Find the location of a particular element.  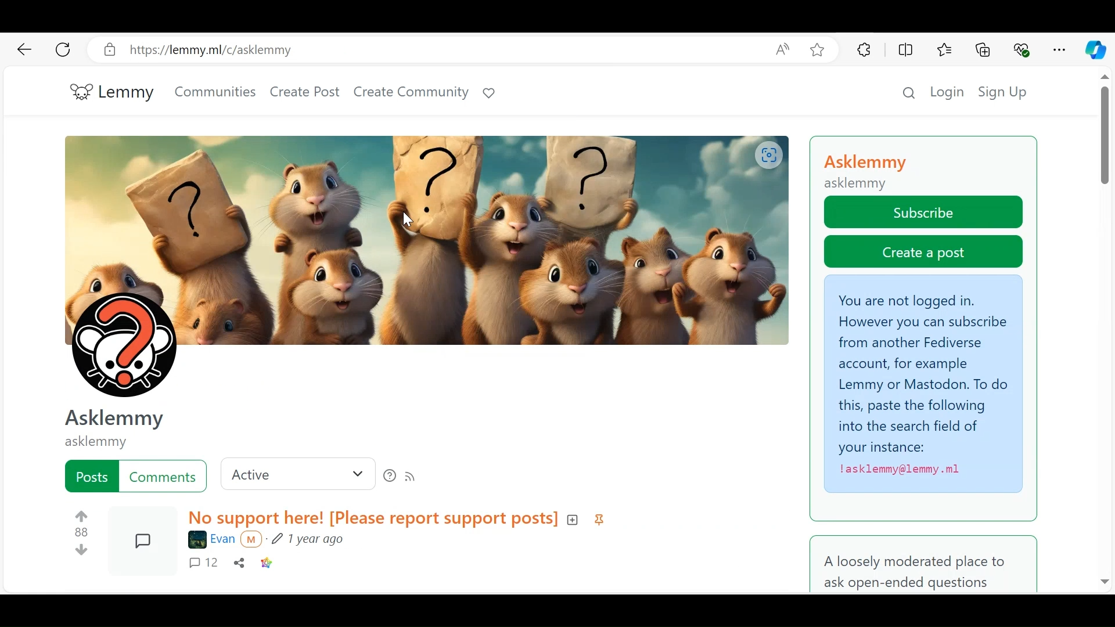

Create a post is located at coordinates (924, 252).